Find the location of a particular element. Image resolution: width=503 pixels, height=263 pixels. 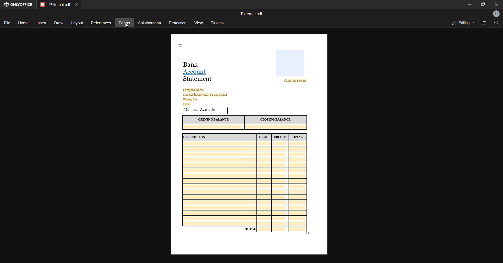

current open form is located at coordinates (249, 144).